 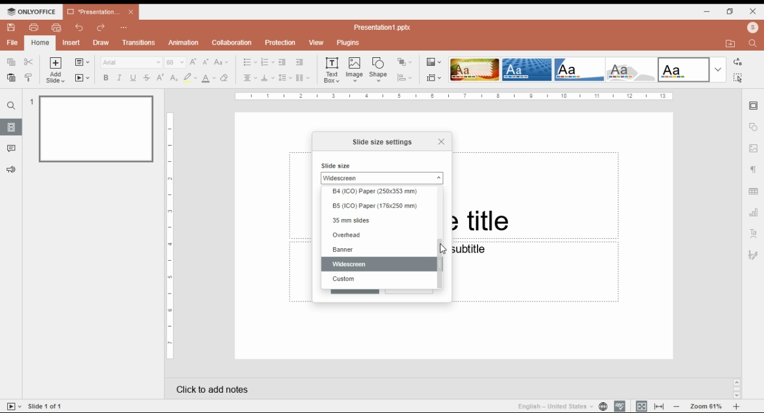 What do you see at coordinates (10, 61) in the screenshot?
I see `copy` at bounding box center [10, 61].